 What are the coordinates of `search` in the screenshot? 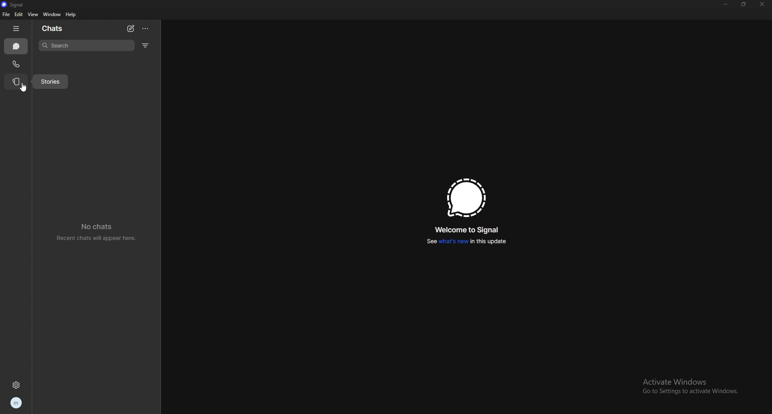 It's located at (86, 45).